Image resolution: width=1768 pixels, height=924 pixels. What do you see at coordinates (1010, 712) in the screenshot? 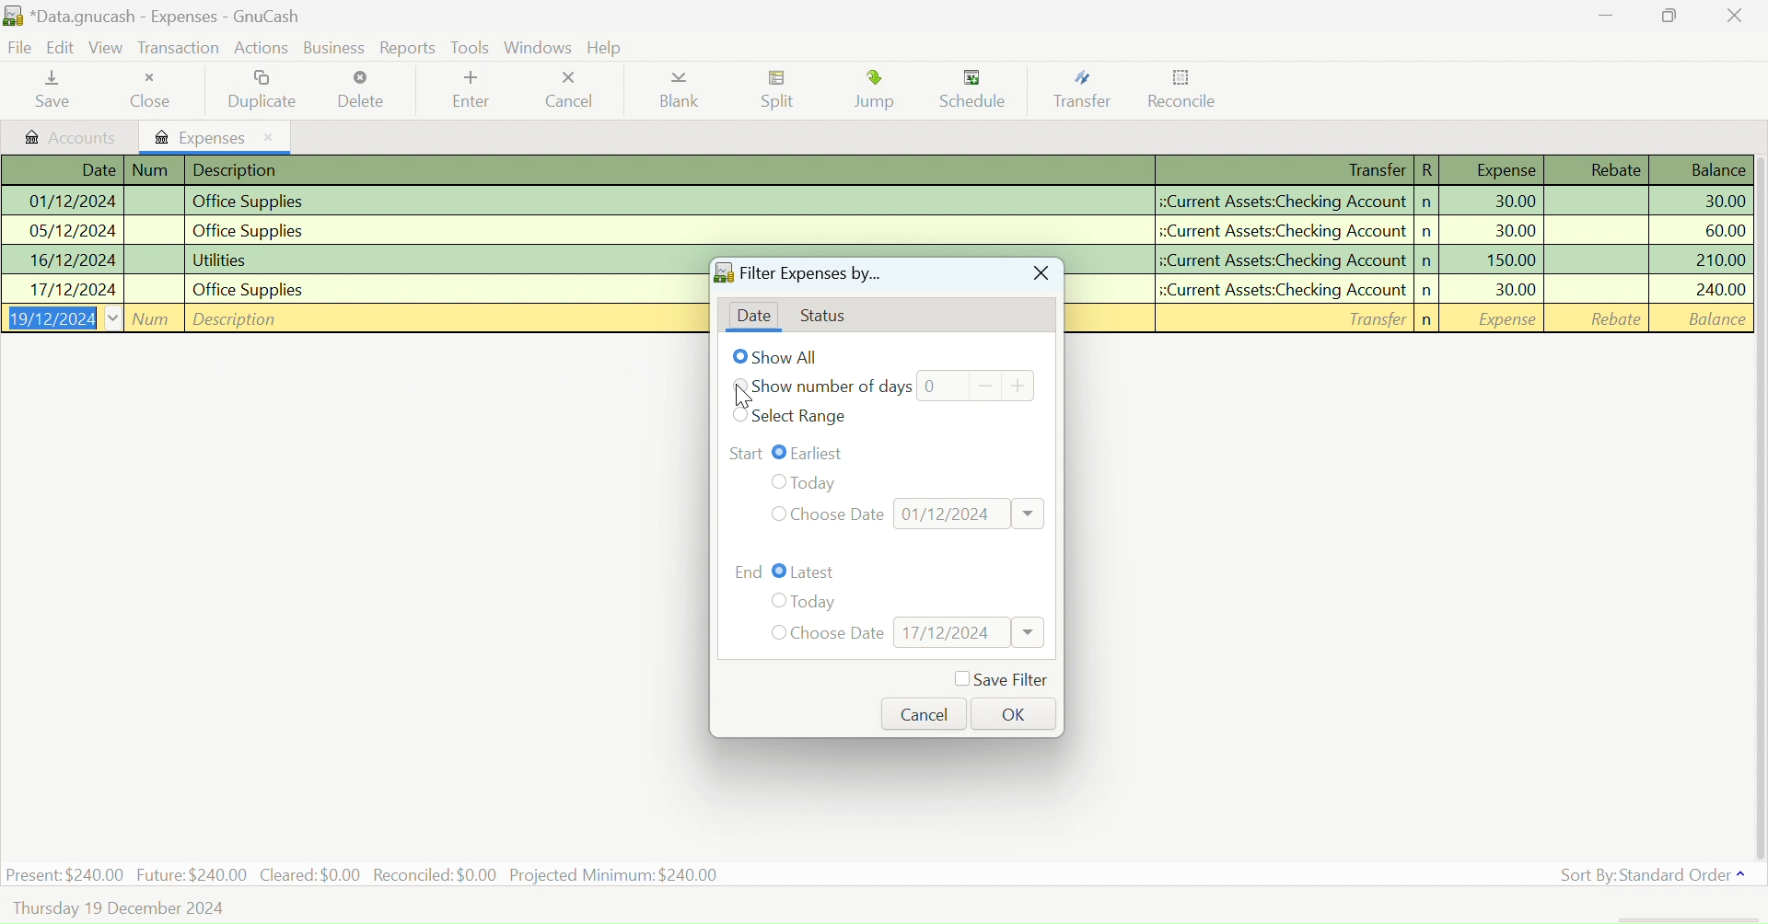
I see `OK` at bounding box center [1010, 712].